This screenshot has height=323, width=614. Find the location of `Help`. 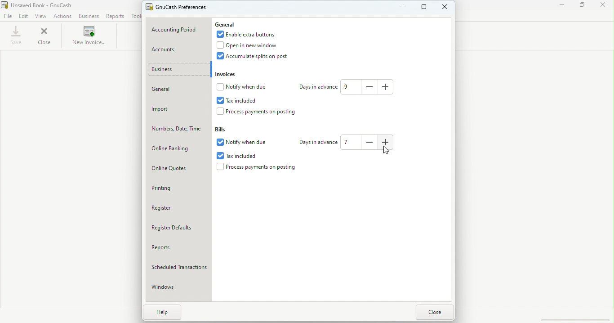

Help is located at coordinates (160, 312).